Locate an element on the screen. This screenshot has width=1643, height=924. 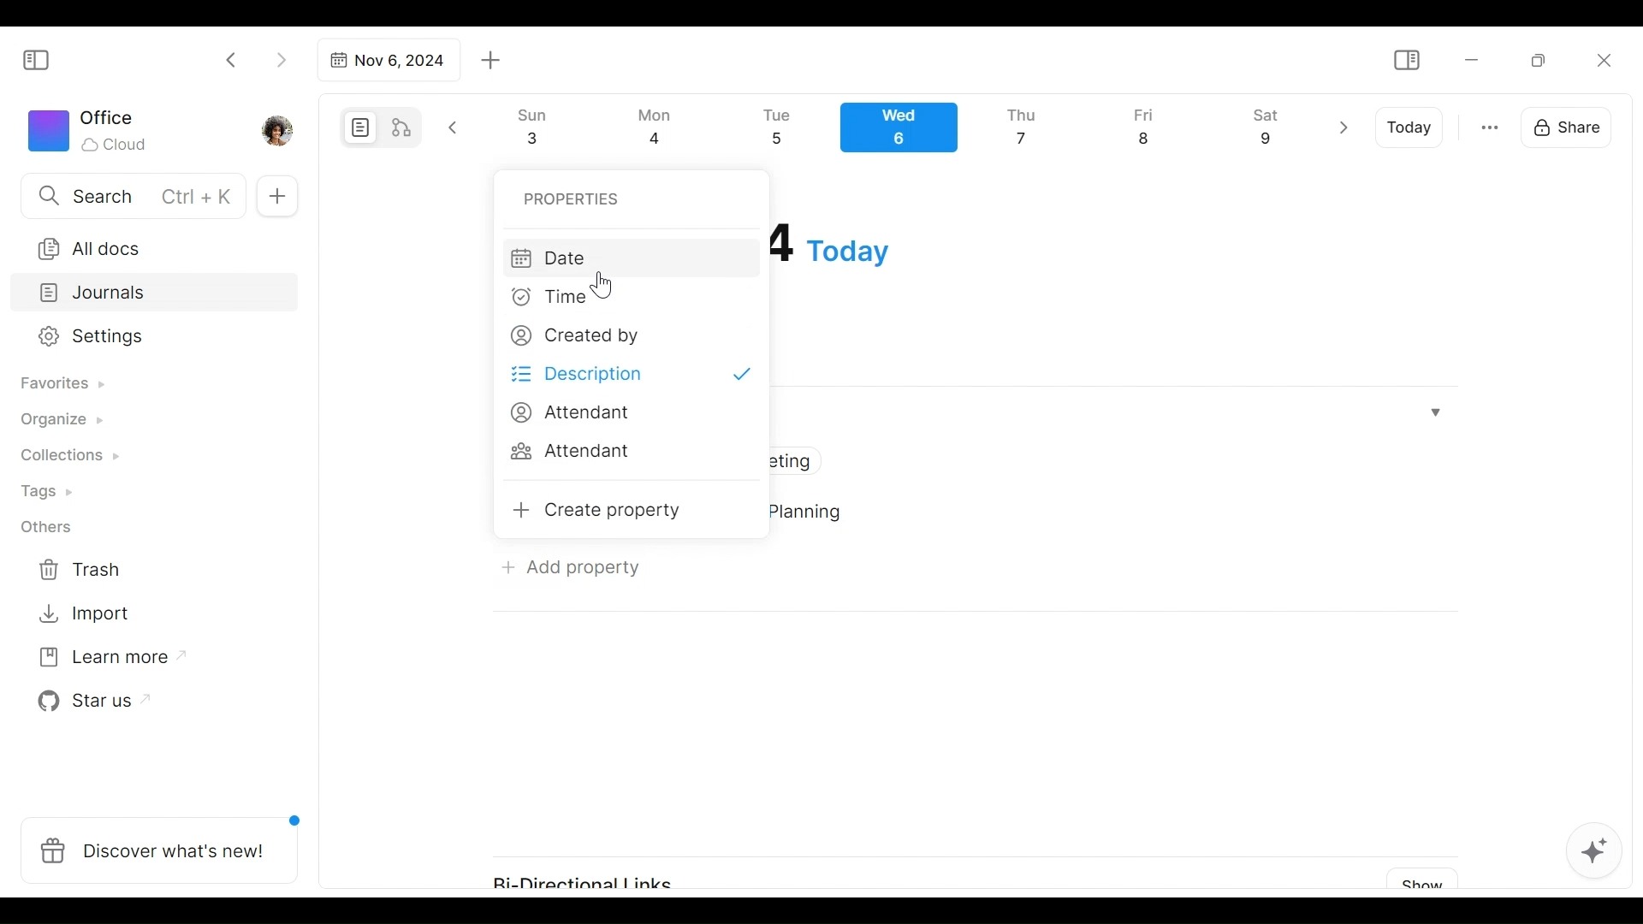
Attendant is located at coordinates (576, 453).